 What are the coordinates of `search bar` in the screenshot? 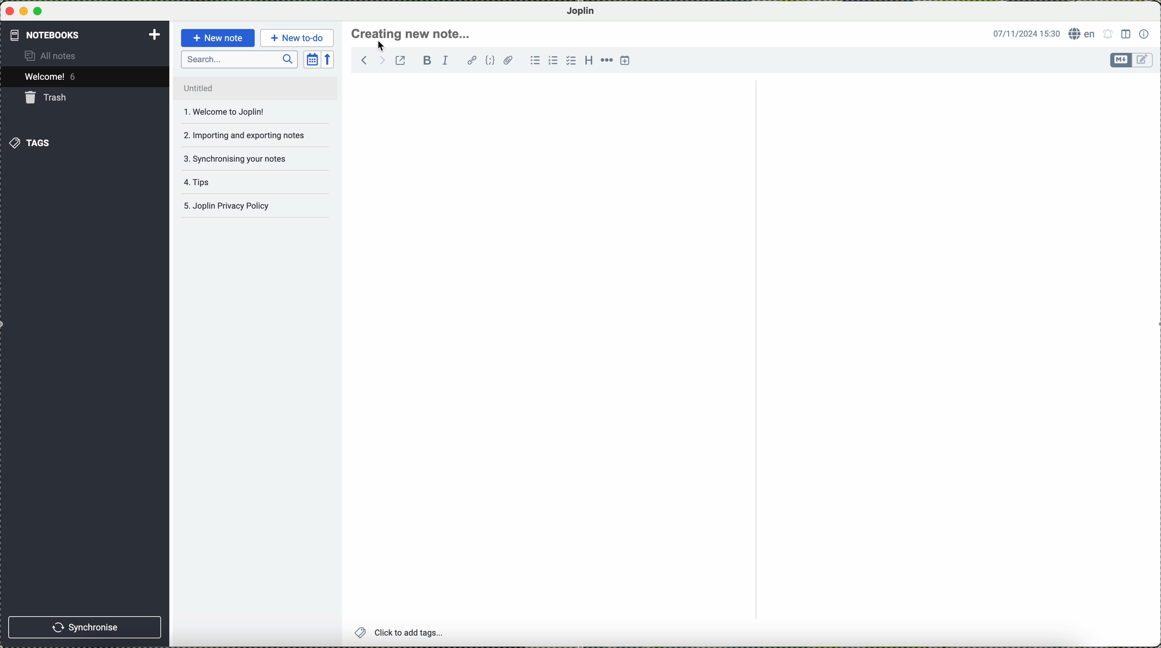 It's located at (239, 60).